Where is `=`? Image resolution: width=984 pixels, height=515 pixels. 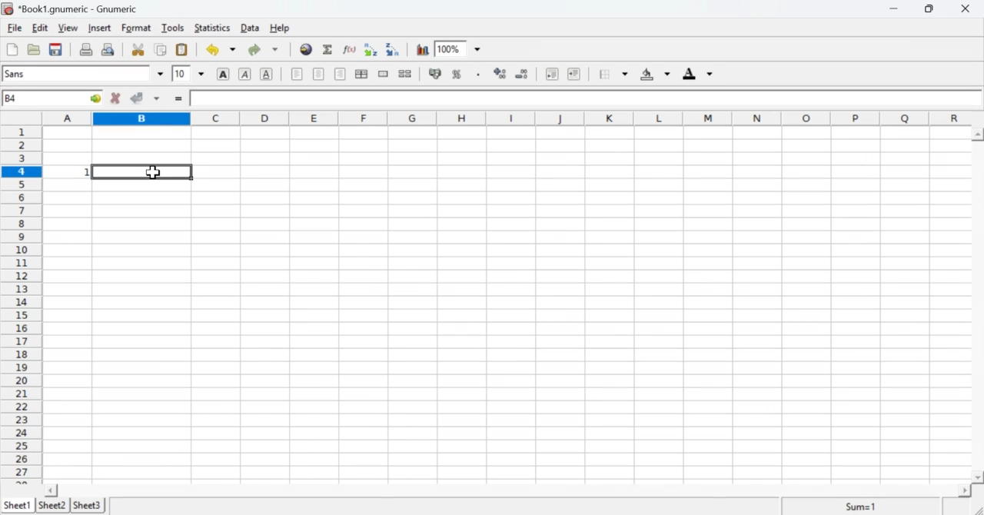
= is located at coordinates (178, 100).